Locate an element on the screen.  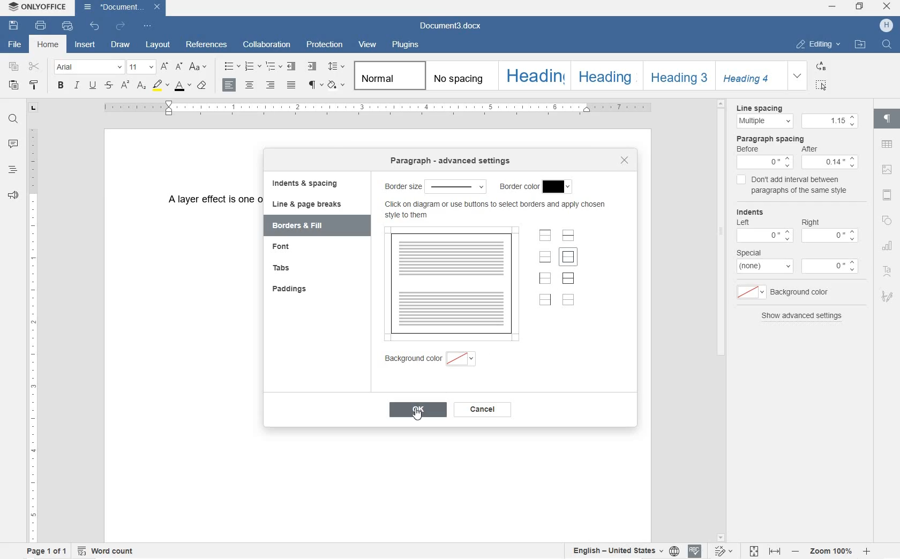
background color is located at coordinates (432, 358).